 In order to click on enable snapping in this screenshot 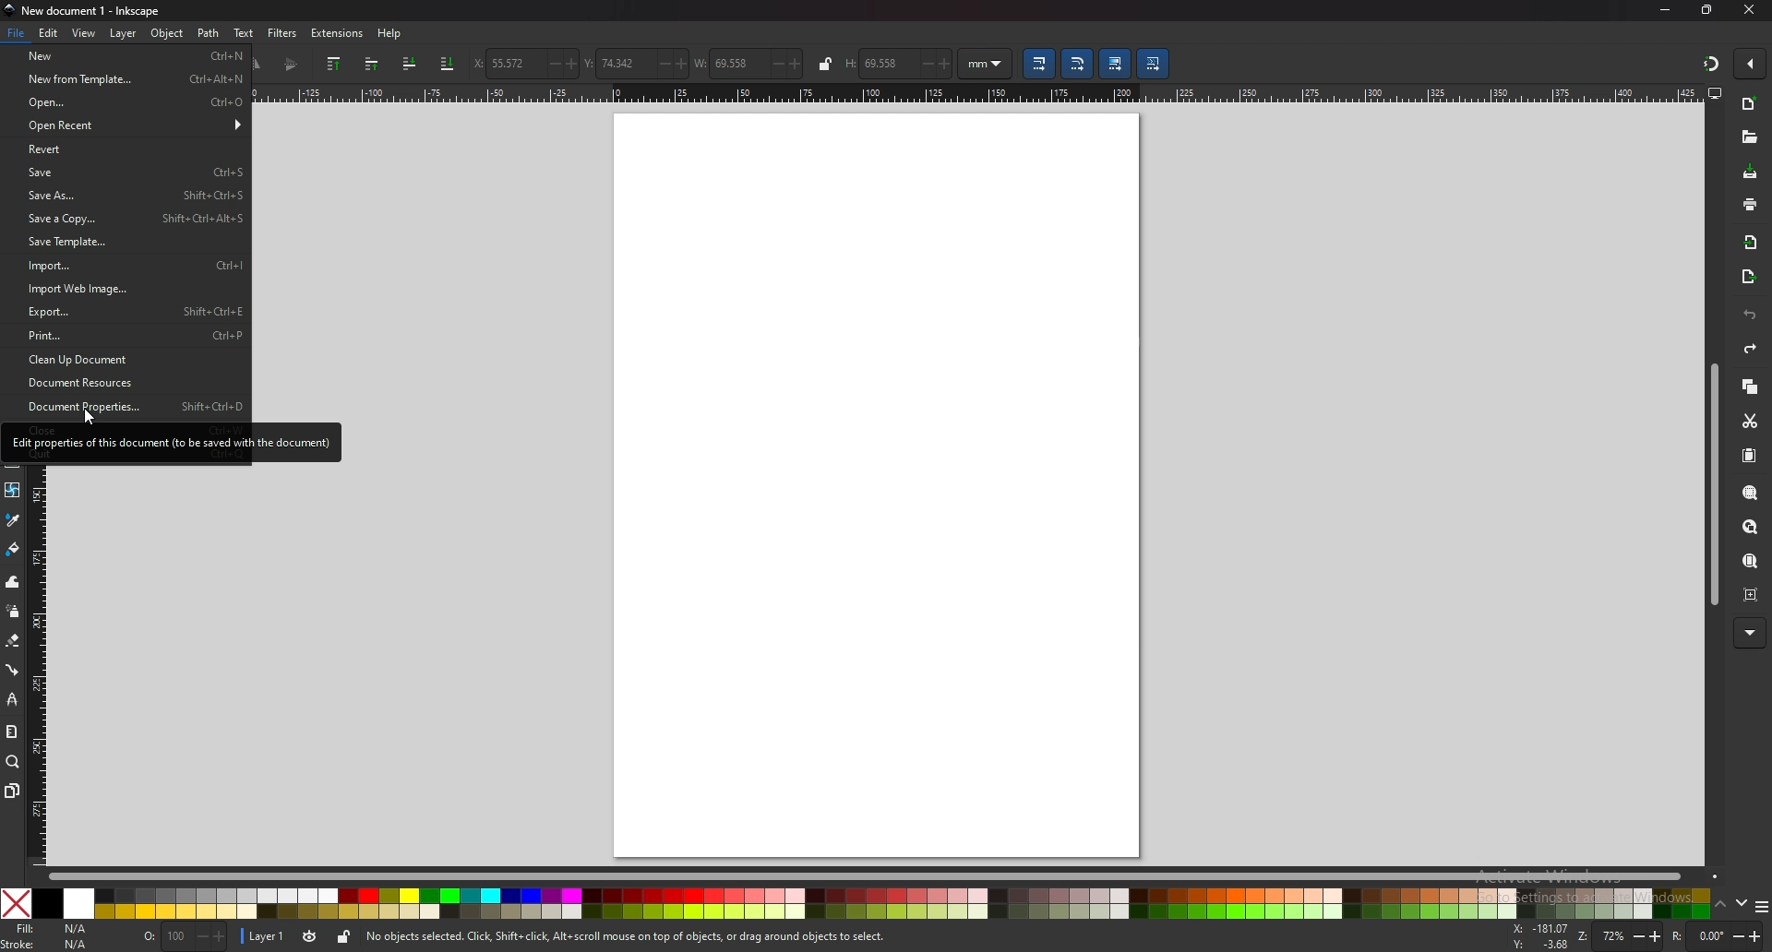, I will do `click(1746, 64)`.